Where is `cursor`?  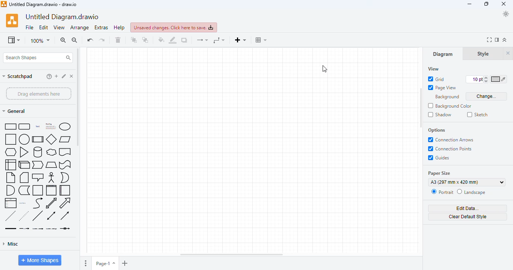
cursor is located at coordinates (325, 69).